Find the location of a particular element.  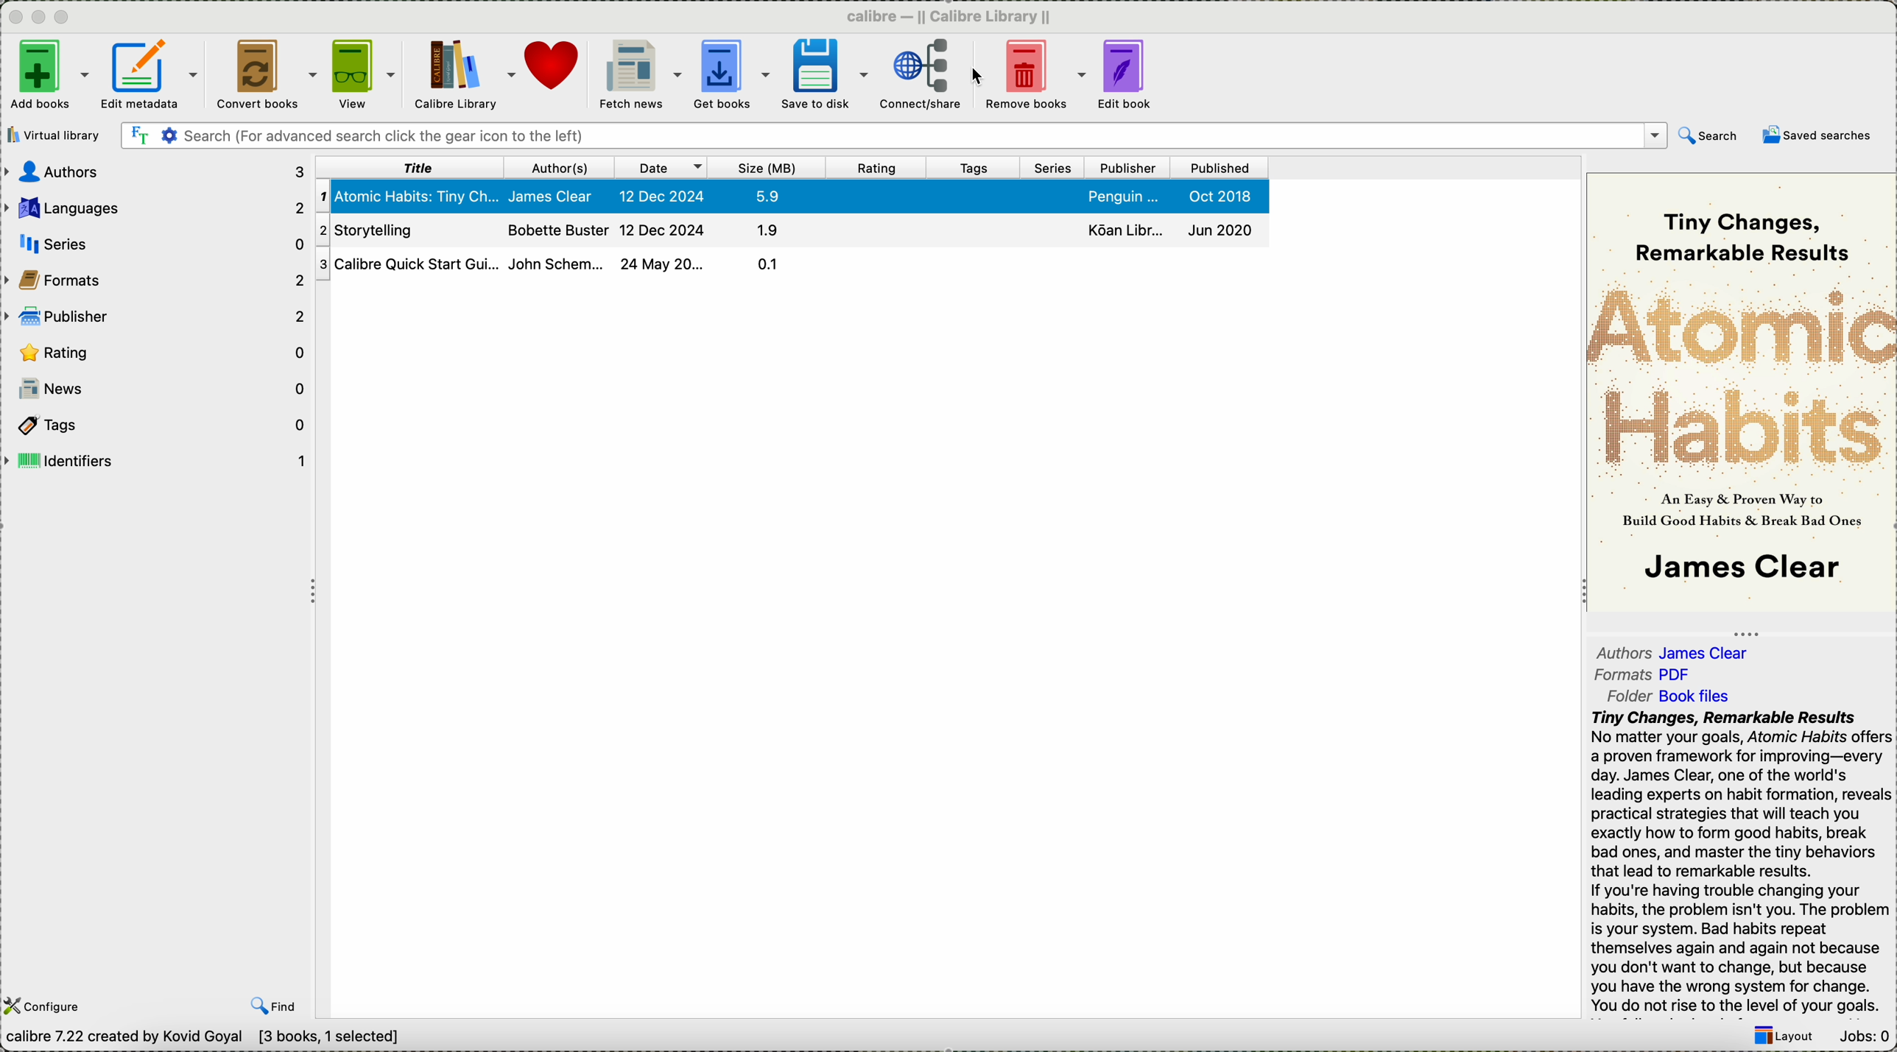

date is located at coordinates (661, 168).